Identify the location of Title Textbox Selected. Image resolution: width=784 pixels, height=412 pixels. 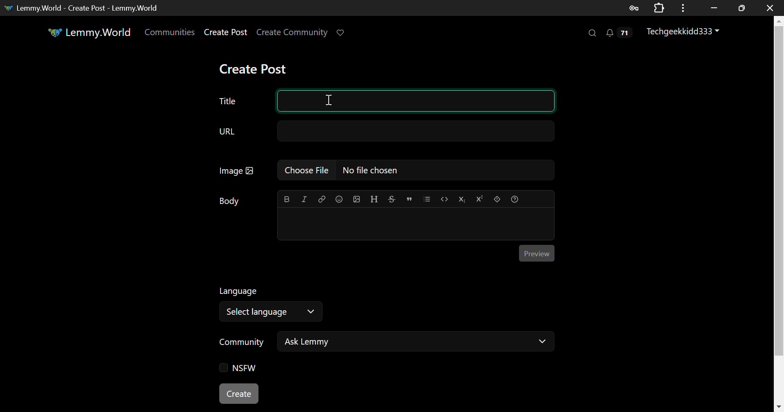
(416, 101).